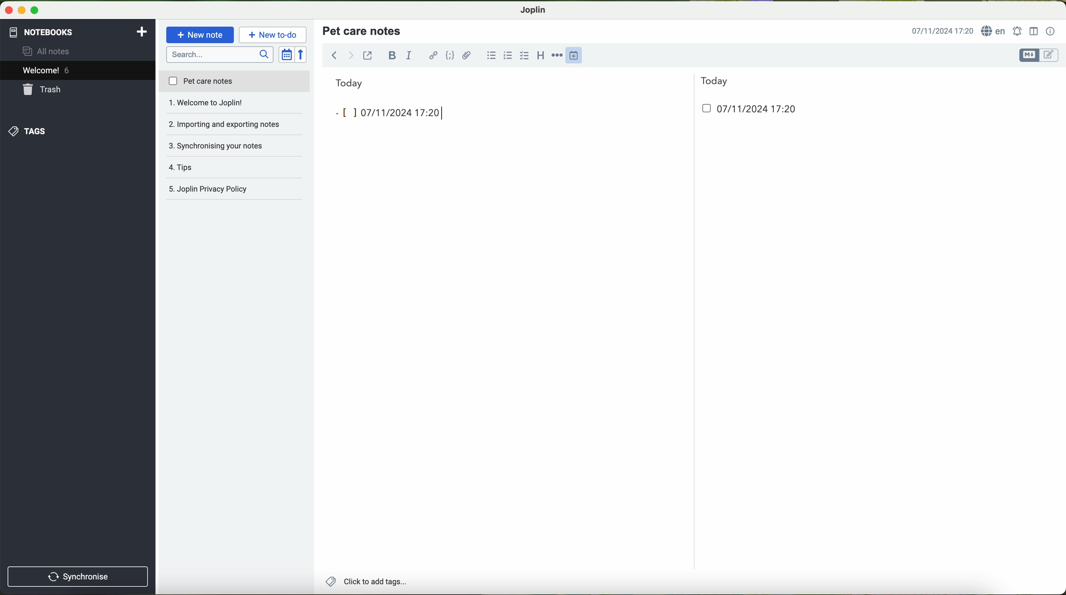 The image size is (1066, 595). Describe the element at coordinates (26, 131) in the screenshot. I see `tags` at that location.